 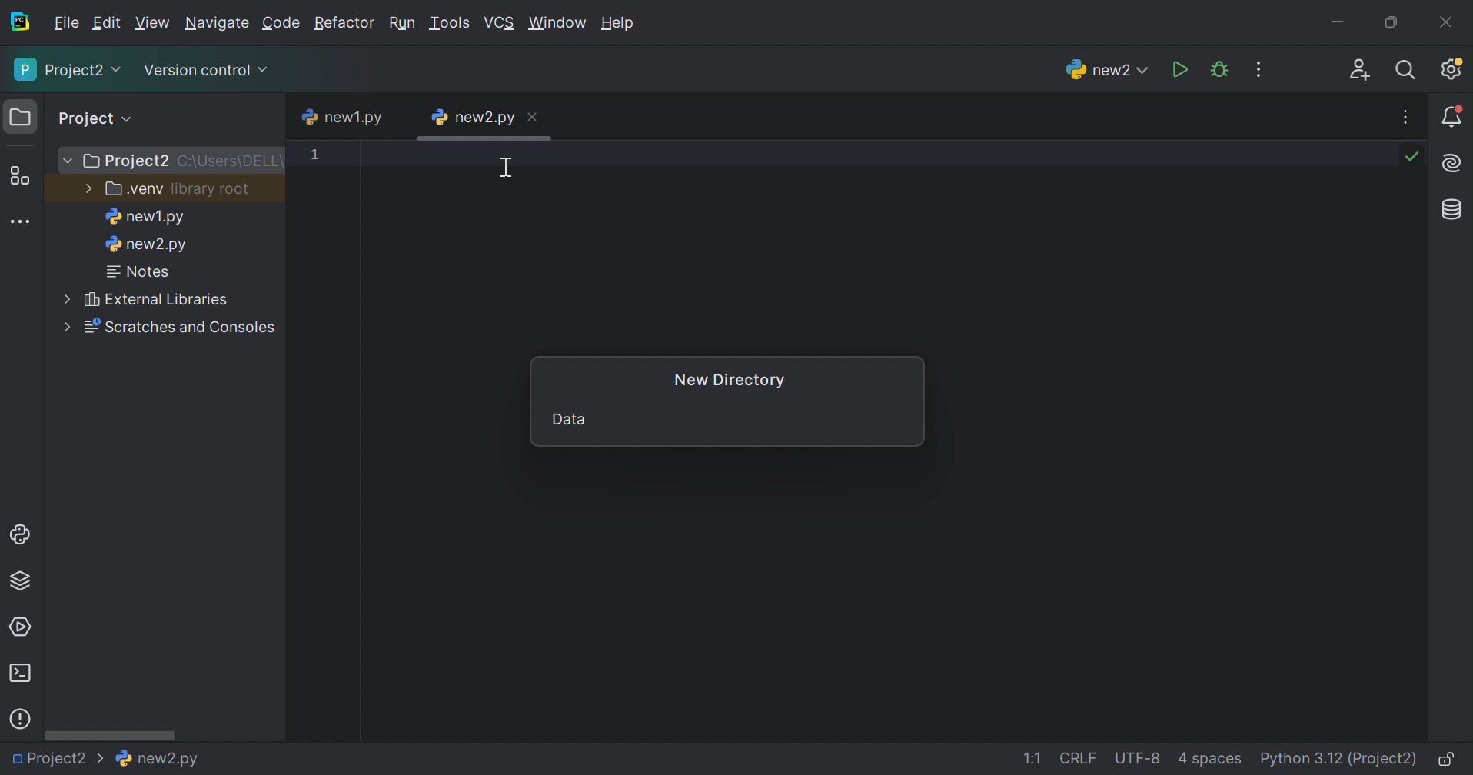 What do you see at coordinates (1105, 70) in the screenshot?
I see `new2` at bounding box center [1105, 70].